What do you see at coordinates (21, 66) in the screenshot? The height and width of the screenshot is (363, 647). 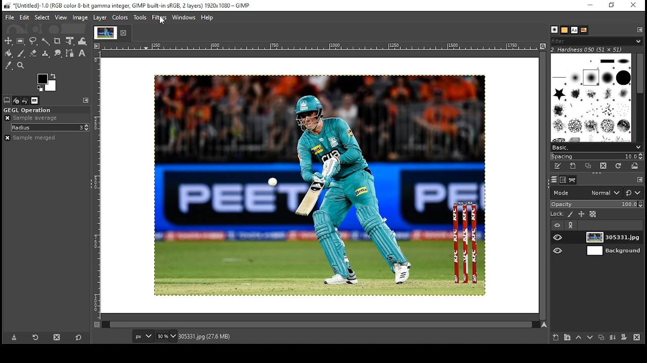 I see `zoom tool` at bounding box center [21, 66].